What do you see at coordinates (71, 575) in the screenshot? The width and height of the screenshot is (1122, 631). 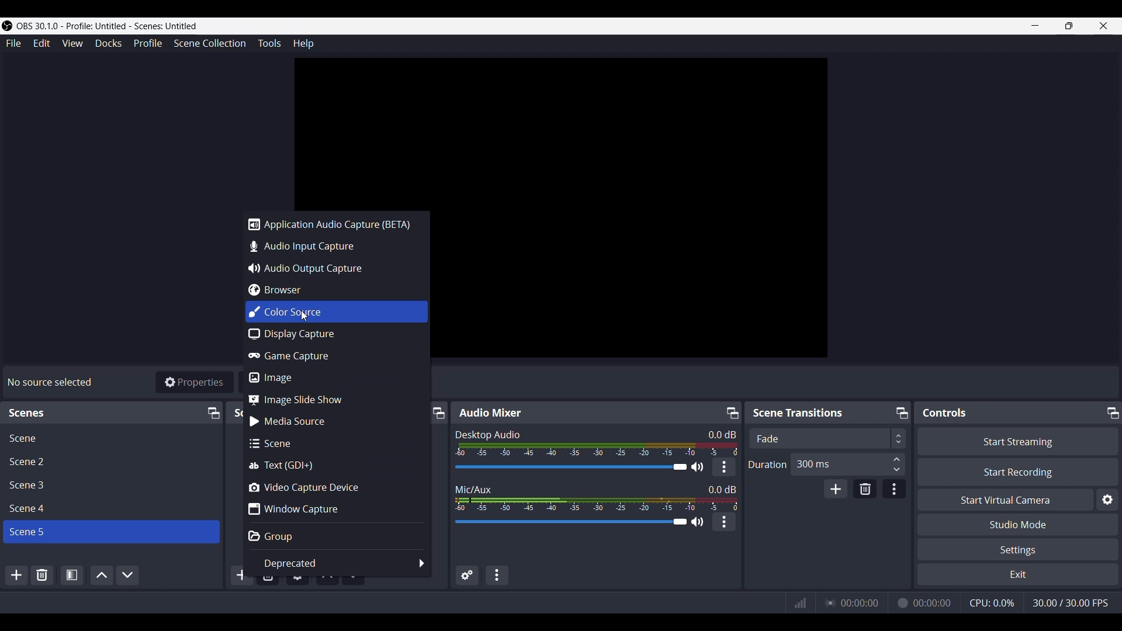 I see `Open Scene Properties` at bounding box center [71, 575].